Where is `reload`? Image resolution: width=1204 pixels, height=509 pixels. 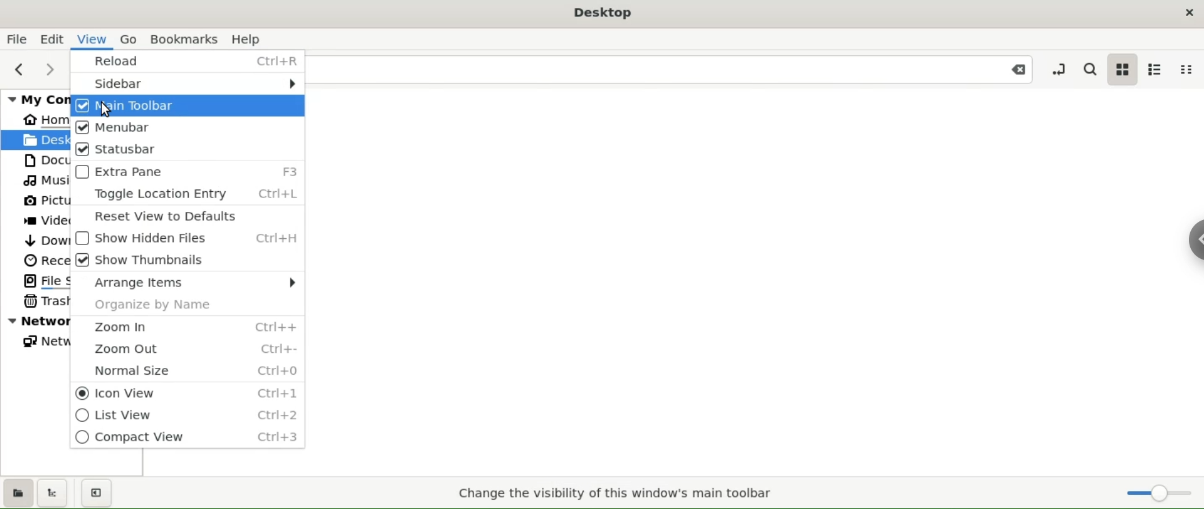 reload is located at coordinates (186, 63).